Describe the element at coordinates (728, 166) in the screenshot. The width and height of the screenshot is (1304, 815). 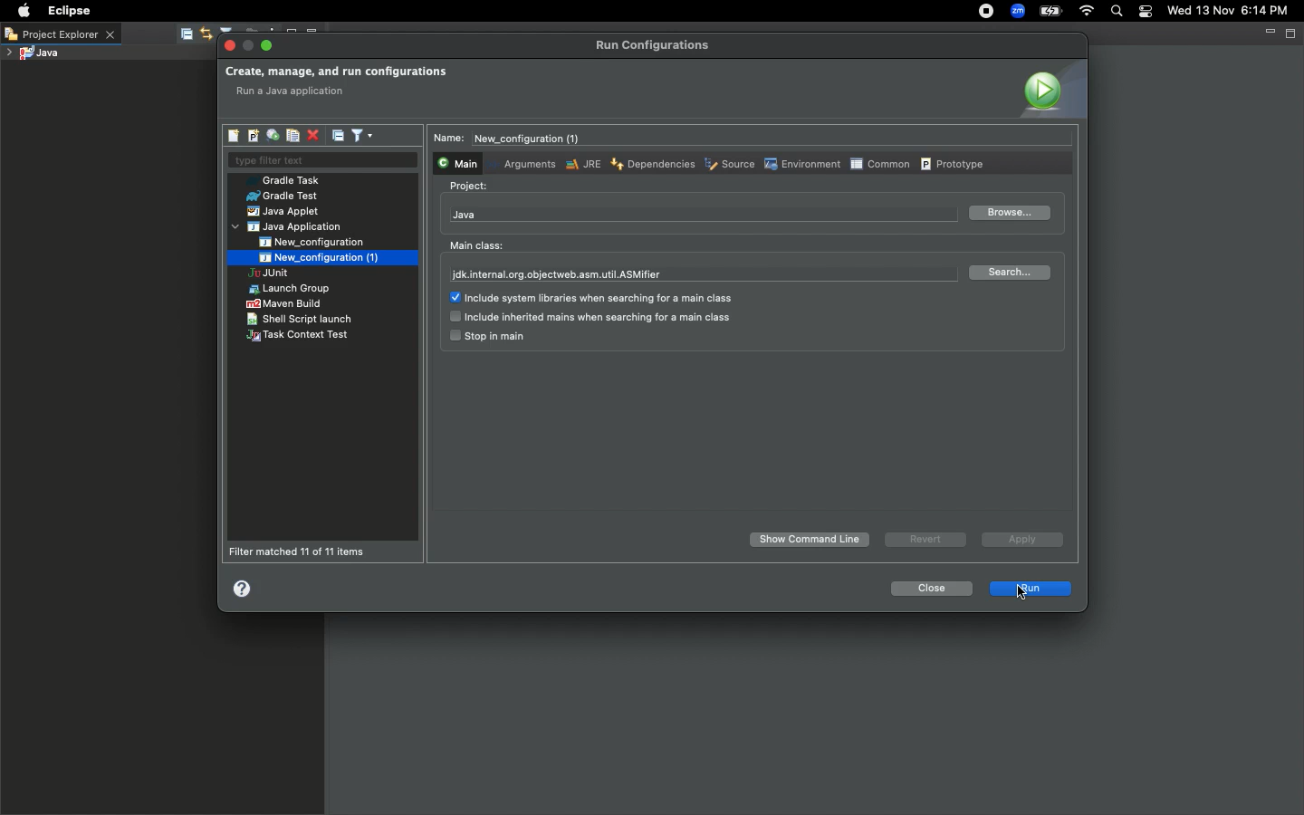
I see `Source` at that location.